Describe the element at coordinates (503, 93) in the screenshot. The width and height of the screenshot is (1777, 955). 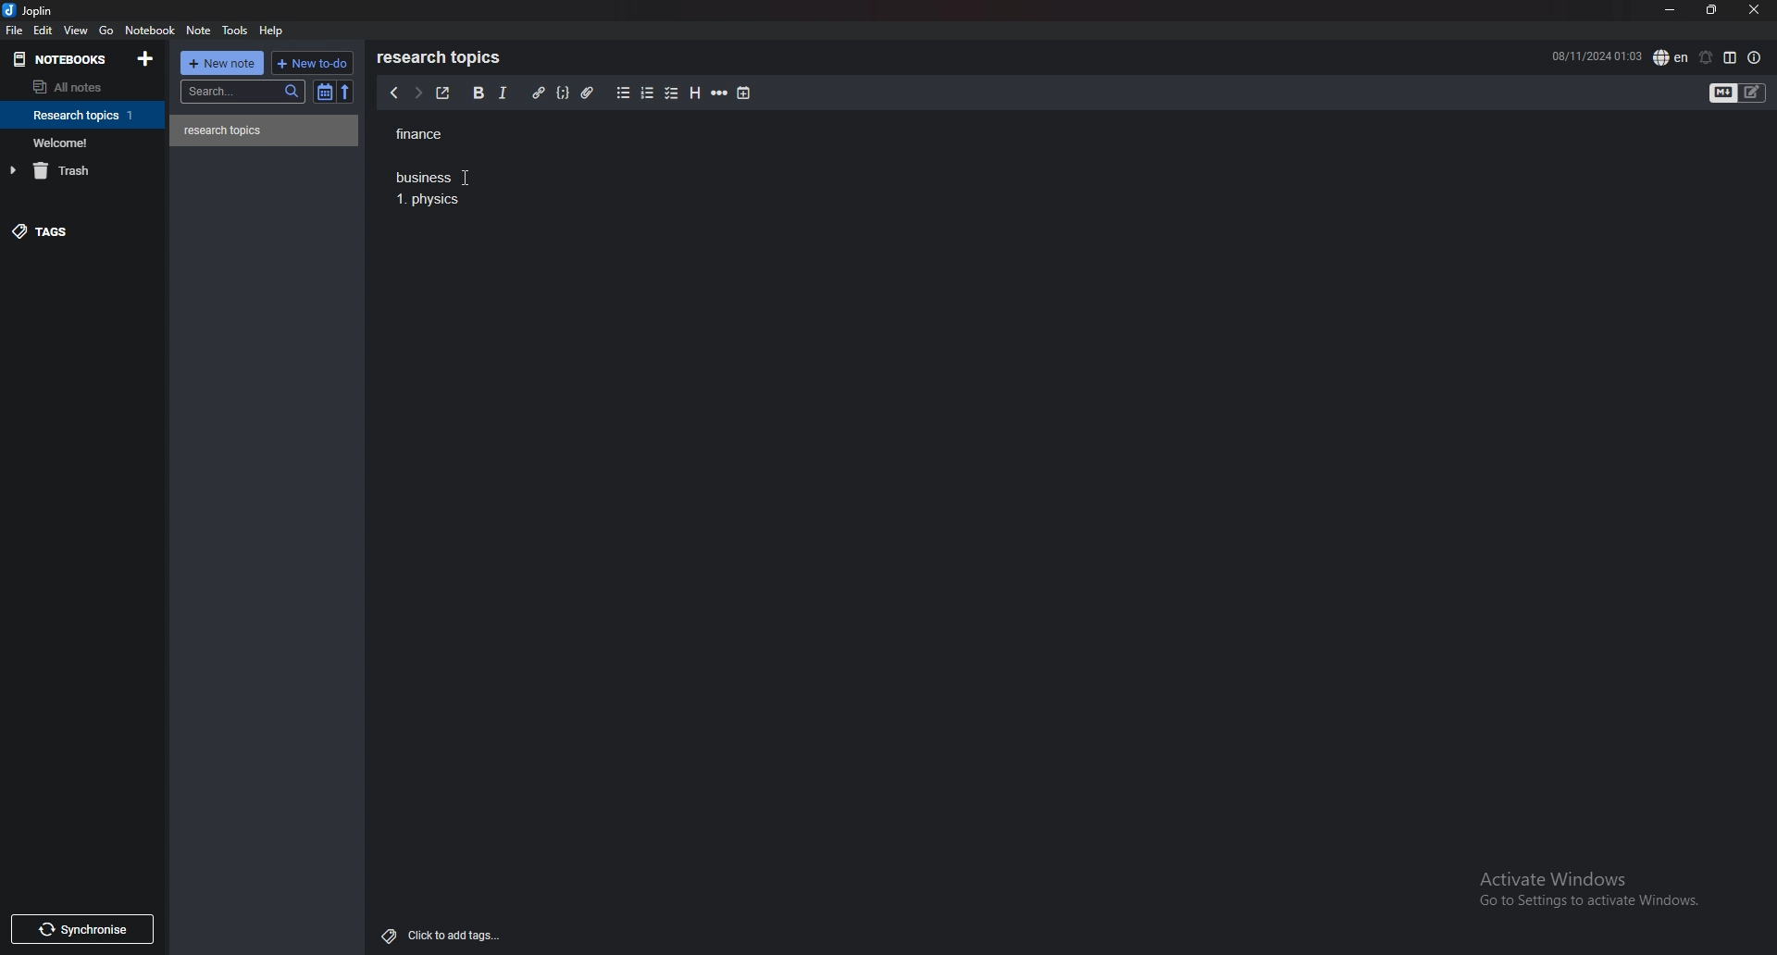
I see `italic` at that location.